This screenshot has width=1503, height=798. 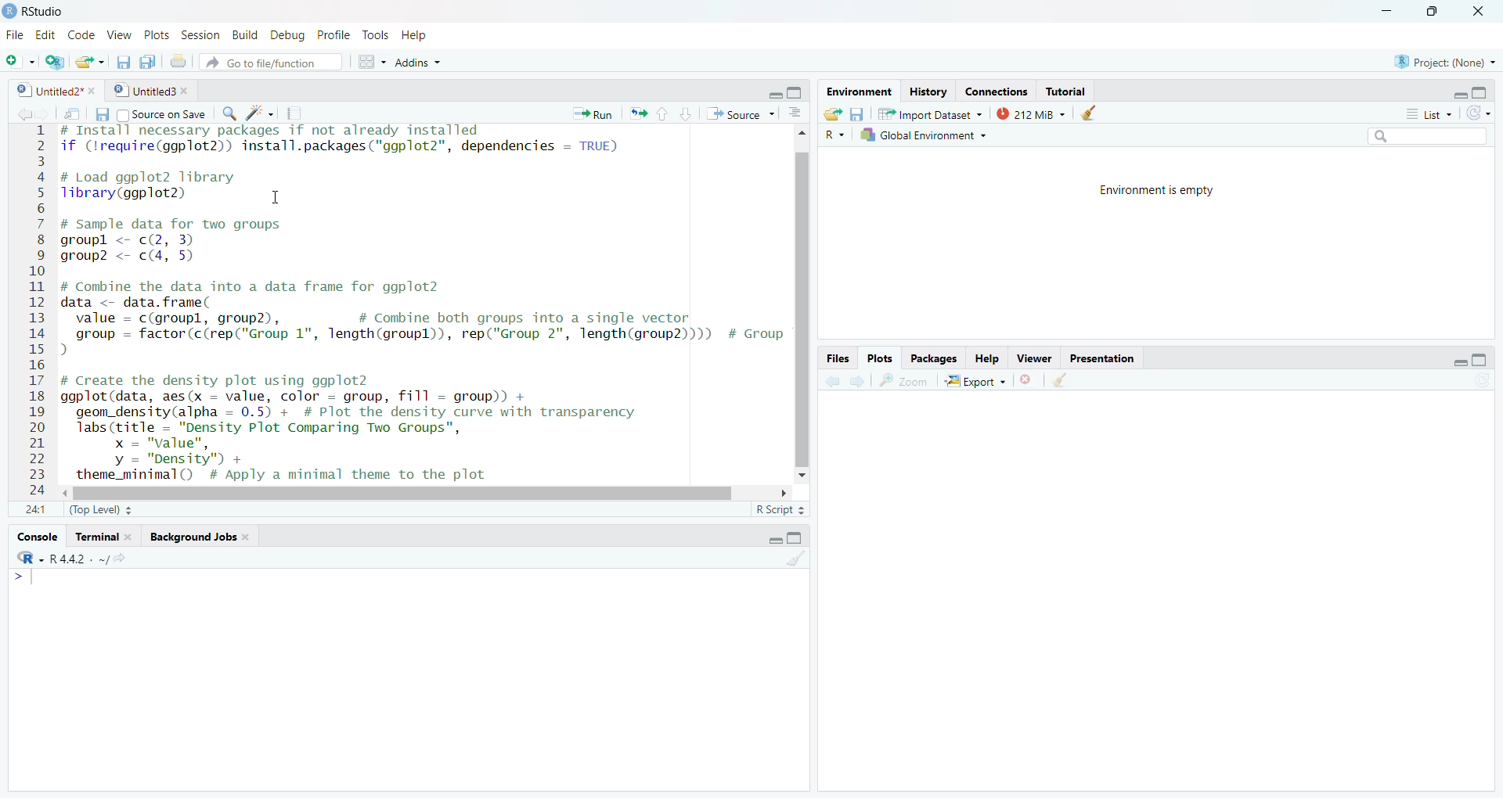 What do you see at coordinates (19, 59) in the screenshot?
I see `new file` at bounding box center [19, 59].